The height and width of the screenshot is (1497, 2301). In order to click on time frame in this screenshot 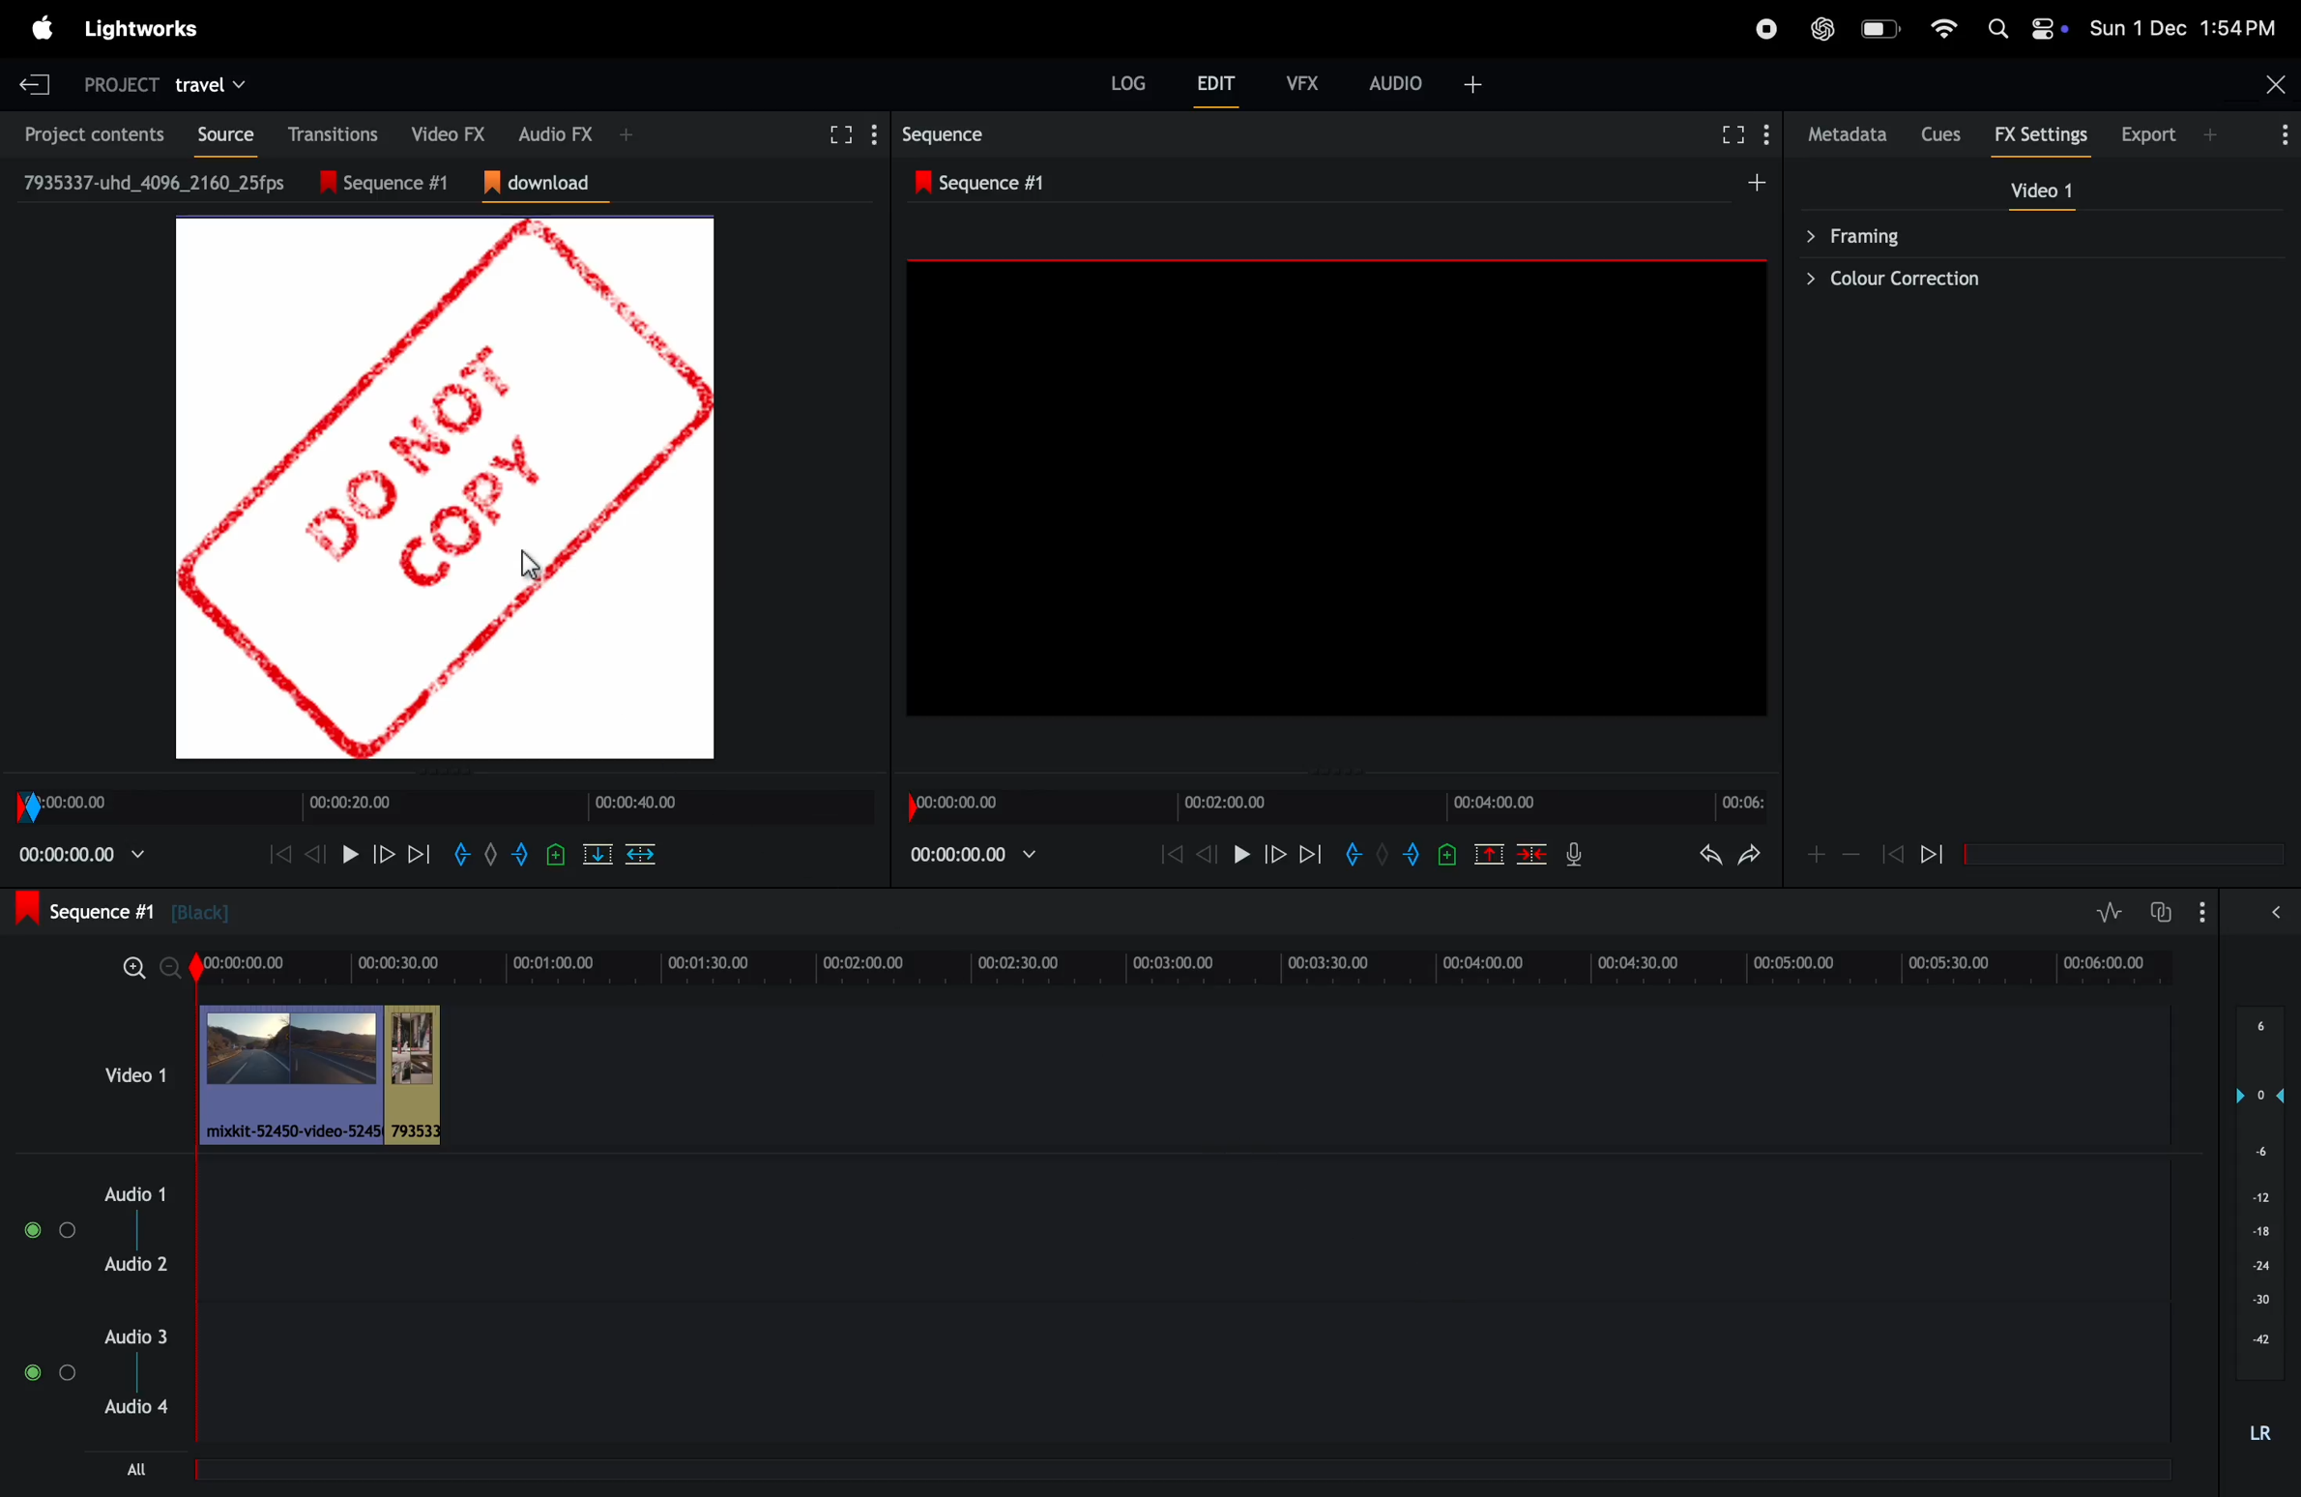, I will do `click(1336, 807)`.